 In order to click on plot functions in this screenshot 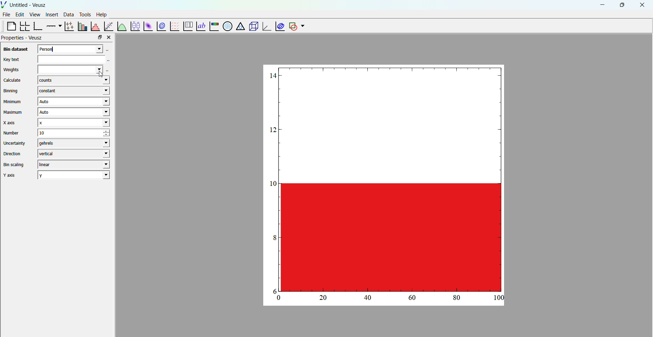, I will do `click(121, 26)`.